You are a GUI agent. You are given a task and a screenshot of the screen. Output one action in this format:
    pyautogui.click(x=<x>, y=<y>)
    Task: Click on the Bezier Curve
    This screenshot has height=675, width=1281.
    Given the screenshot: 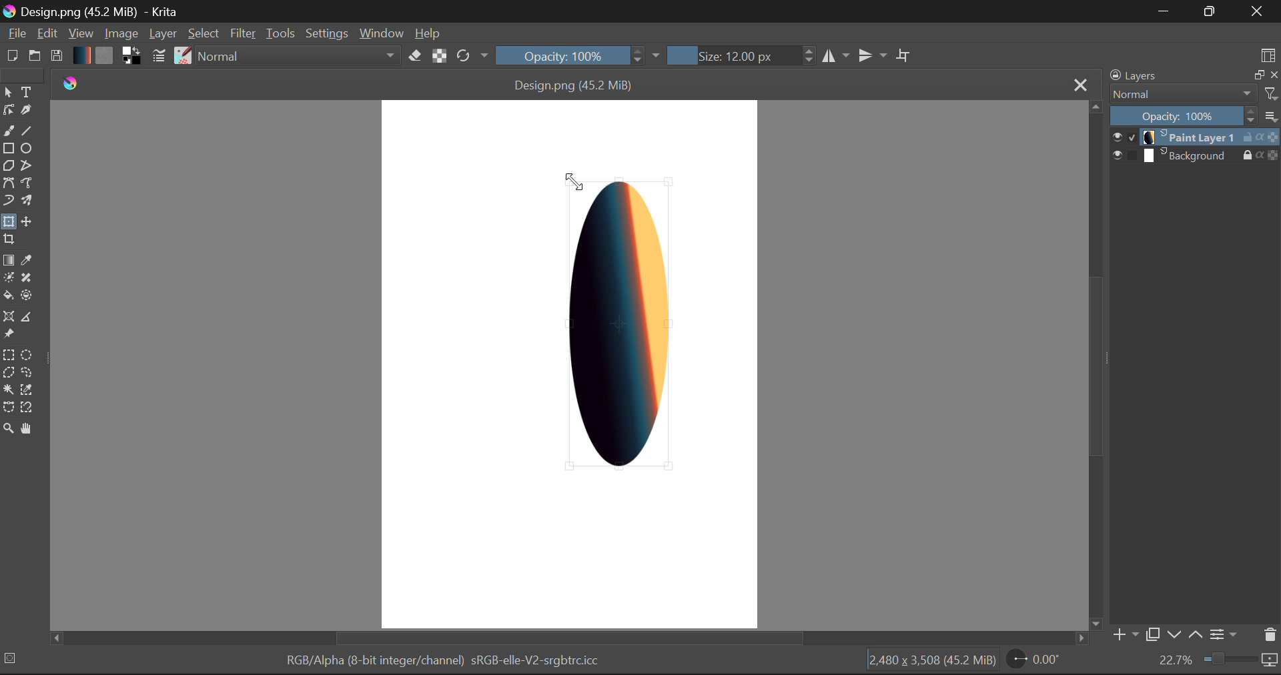 What is the action you would take?
    pyautogui.click(x=8, y=185)
    